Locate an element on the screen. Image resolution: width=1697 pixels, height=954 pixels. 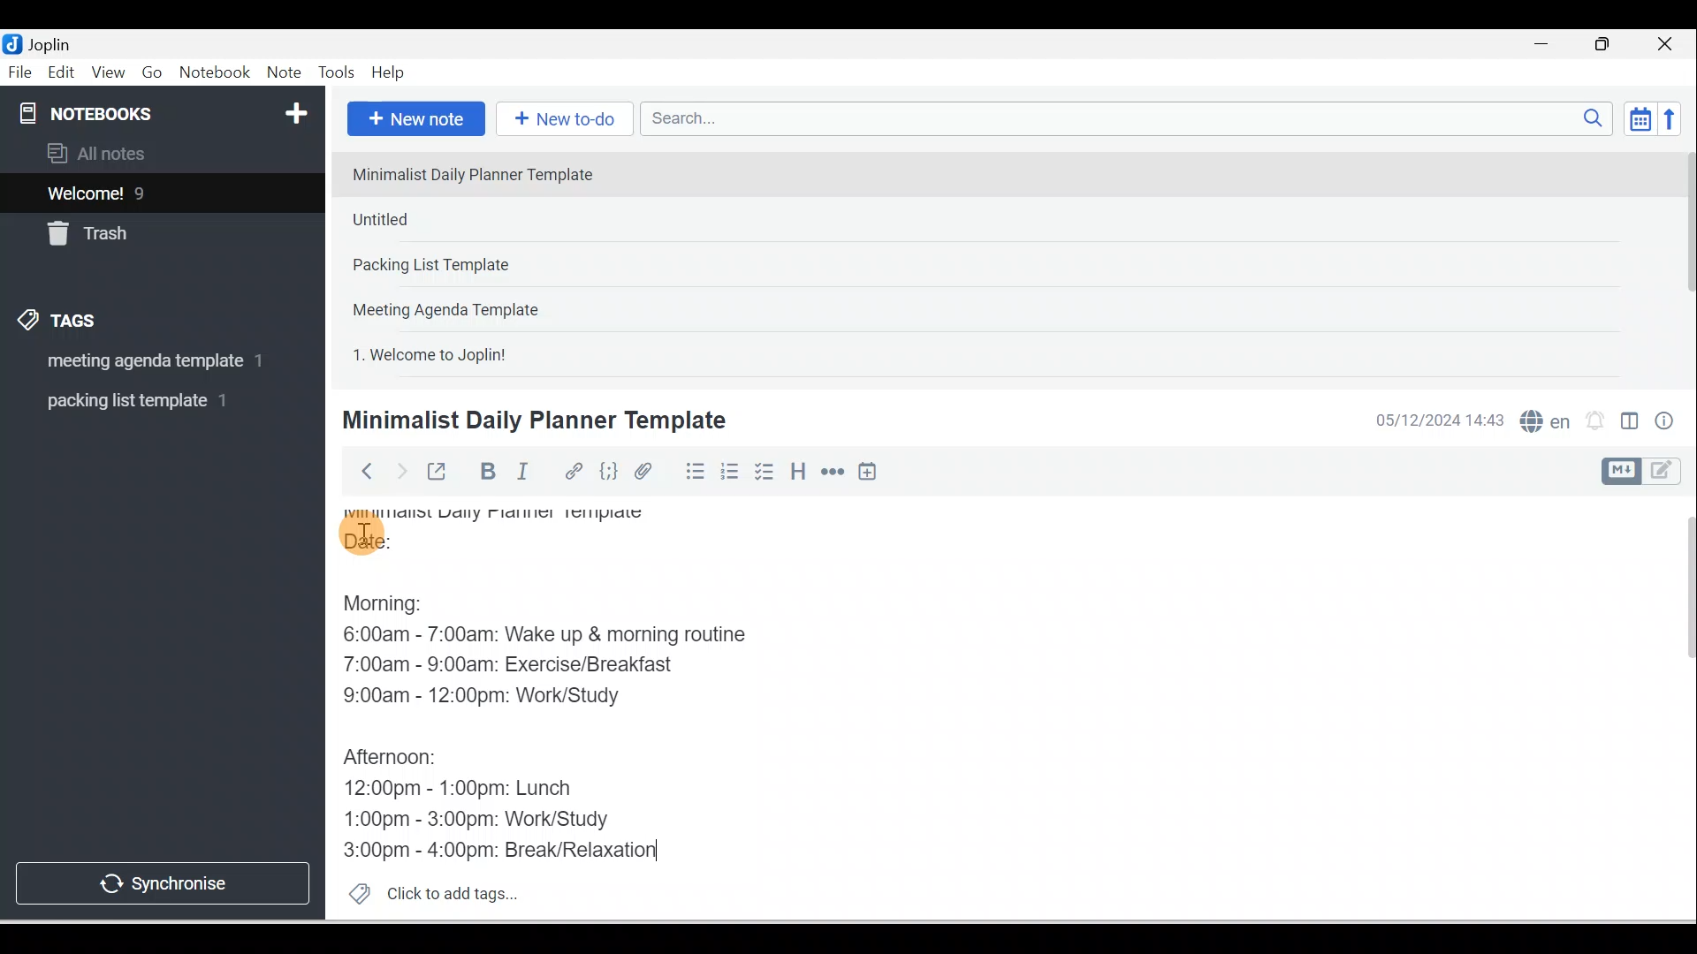
Note is located at coordinates (282, 73).